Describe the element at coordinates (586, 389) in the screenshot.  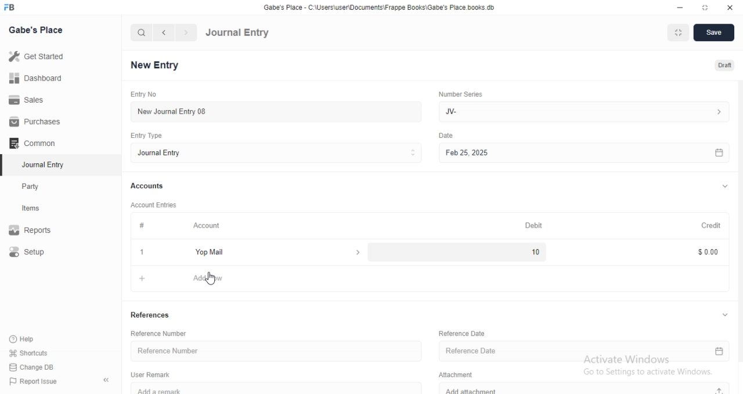
I see `Add attachment` at that location.